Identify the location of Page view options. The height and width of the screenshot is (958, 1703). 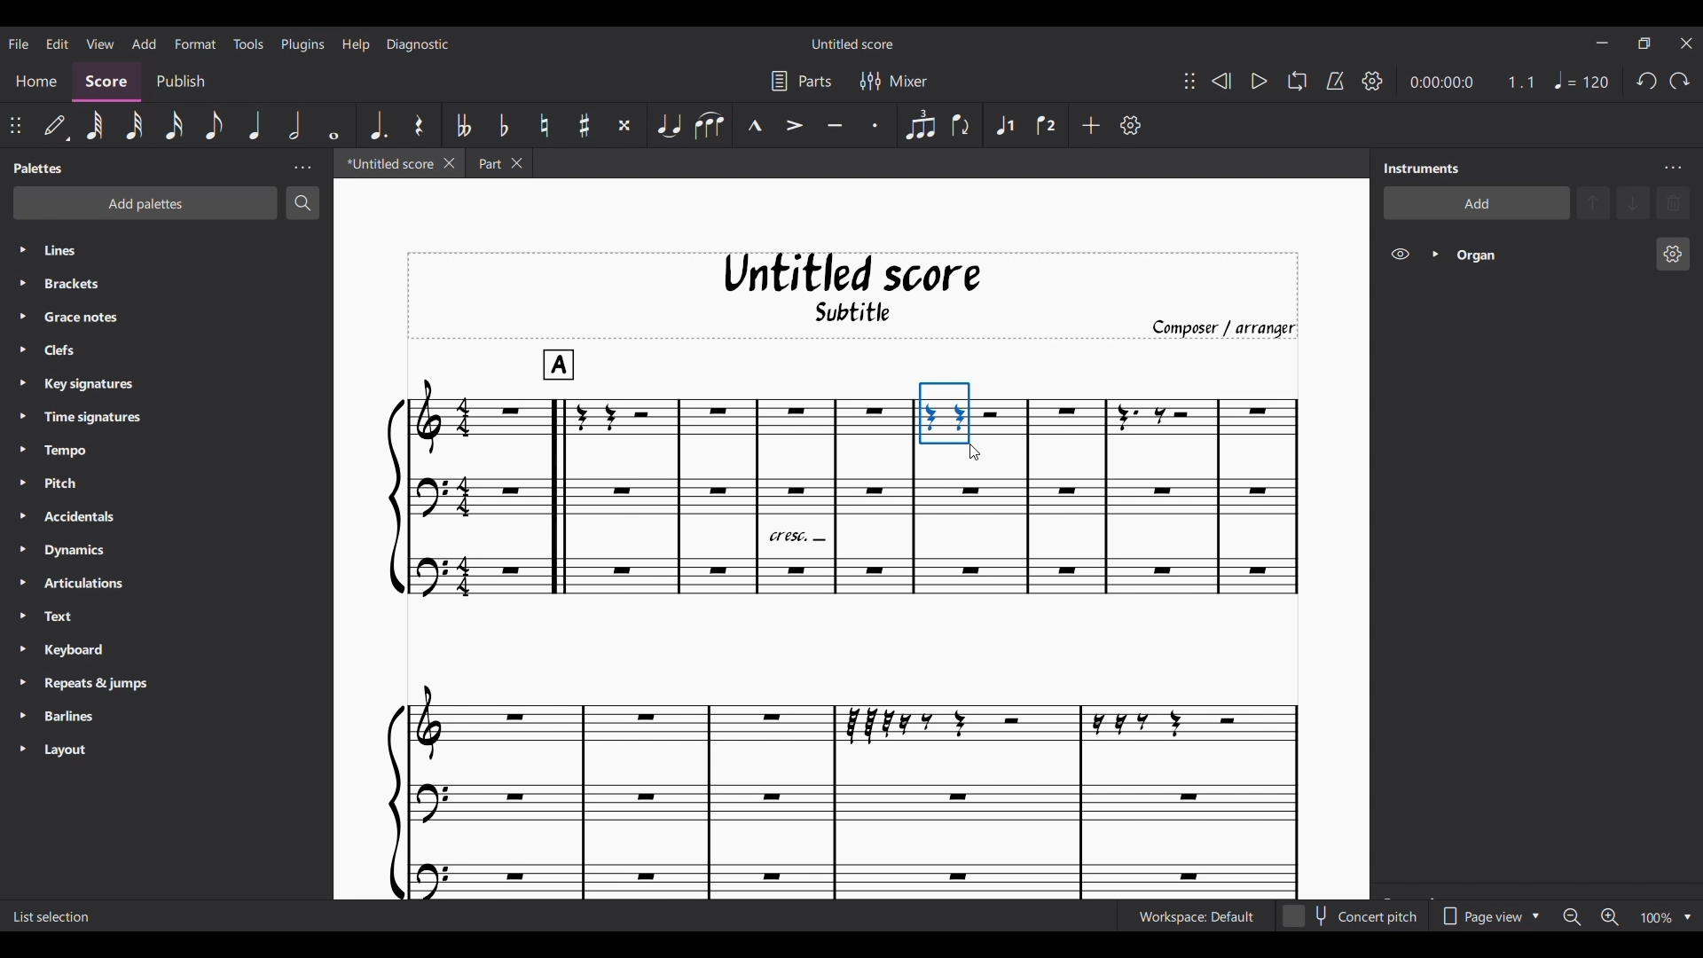
(1487, 916).